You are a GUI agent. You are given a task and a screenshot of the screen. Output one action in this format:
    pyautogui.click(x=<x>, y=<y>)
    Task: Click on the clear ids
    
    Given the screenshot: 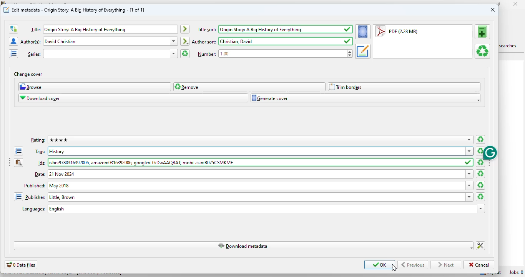 What is the action you would take?
    pyautogui.click(x=480, y=162)
    